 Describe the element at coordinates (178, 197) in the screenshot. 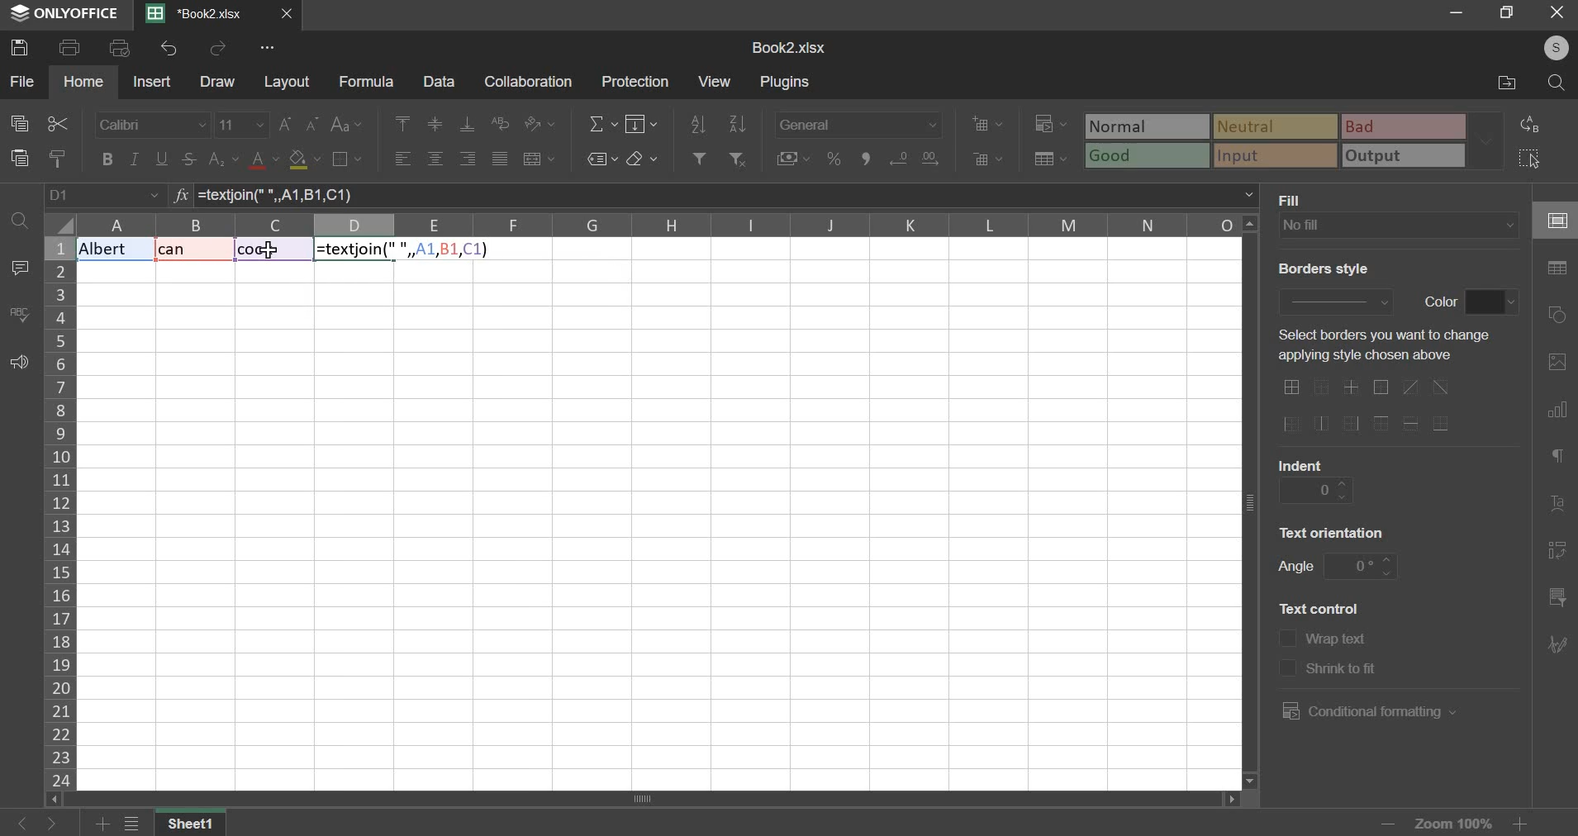

I see `formula` at that location.